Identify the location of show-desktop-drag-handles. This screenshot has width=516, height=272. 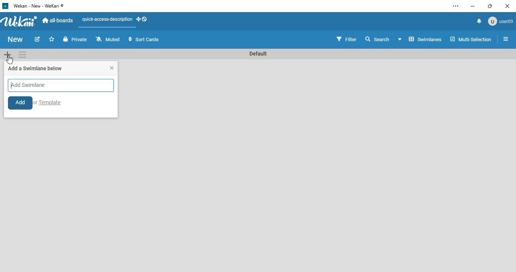
(142, 19).